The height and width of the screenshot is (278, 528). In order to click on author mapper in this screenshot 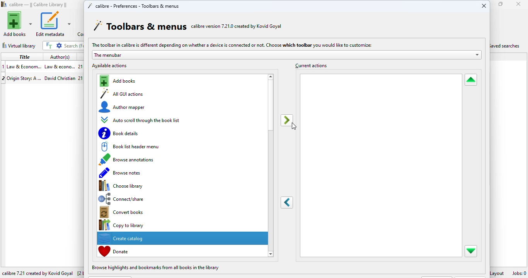, I will do `click(123, 107)`.